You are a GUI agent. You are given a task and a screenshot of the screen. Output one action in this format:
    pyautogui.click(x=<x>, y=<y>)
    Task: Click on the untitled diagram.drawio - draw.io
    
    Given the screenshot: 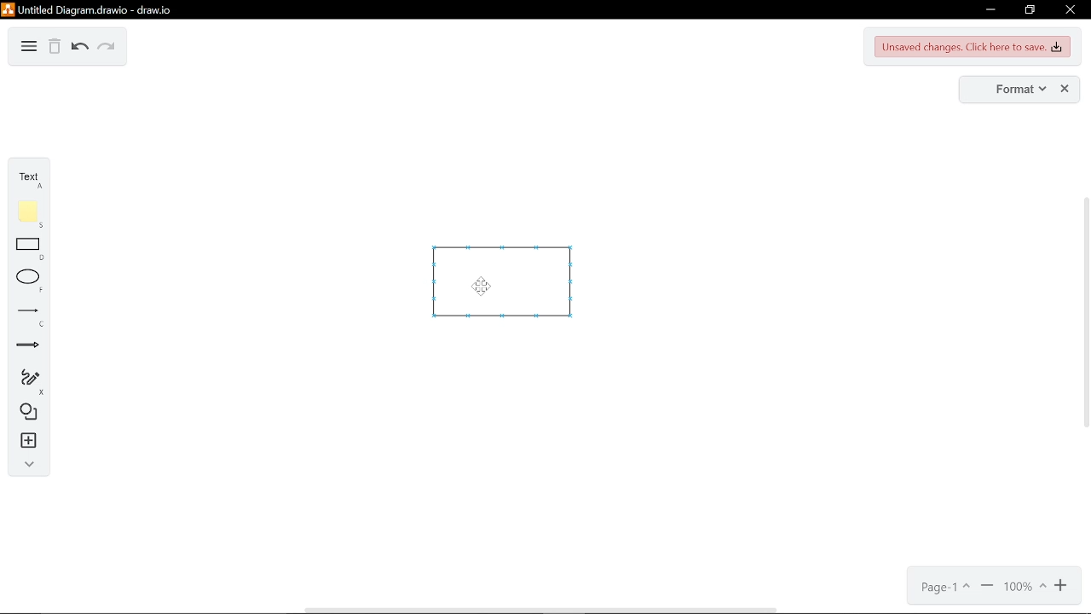 What is the action you would take?
    pyautogui.click(x=101, y=9)
    